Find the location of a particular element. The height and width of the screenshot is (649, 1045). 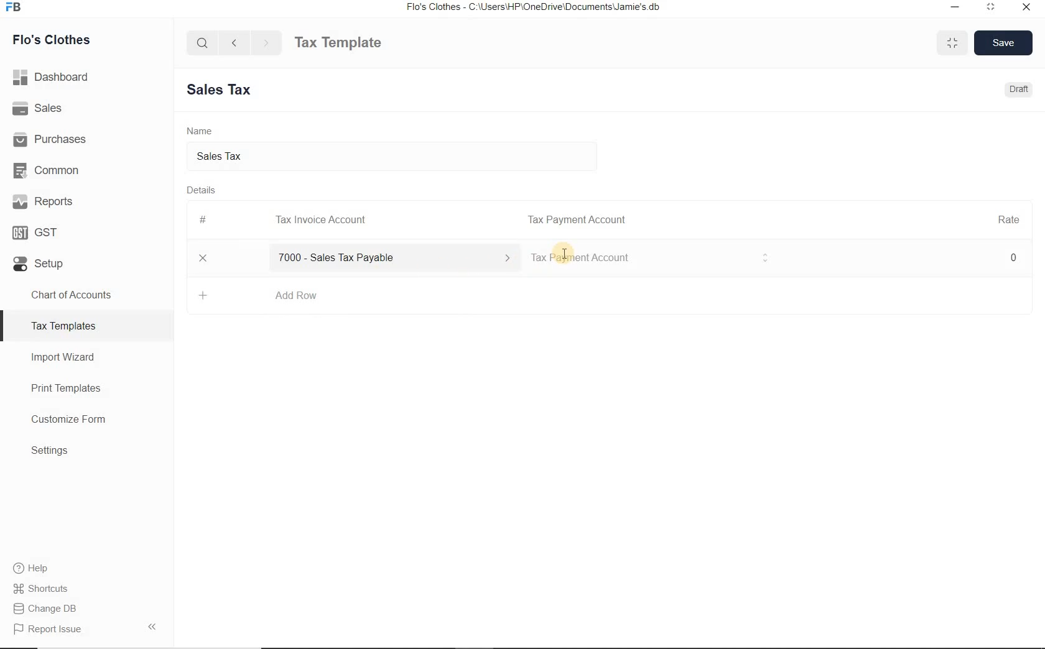

Print Templates is located at coordinates (87, 388).